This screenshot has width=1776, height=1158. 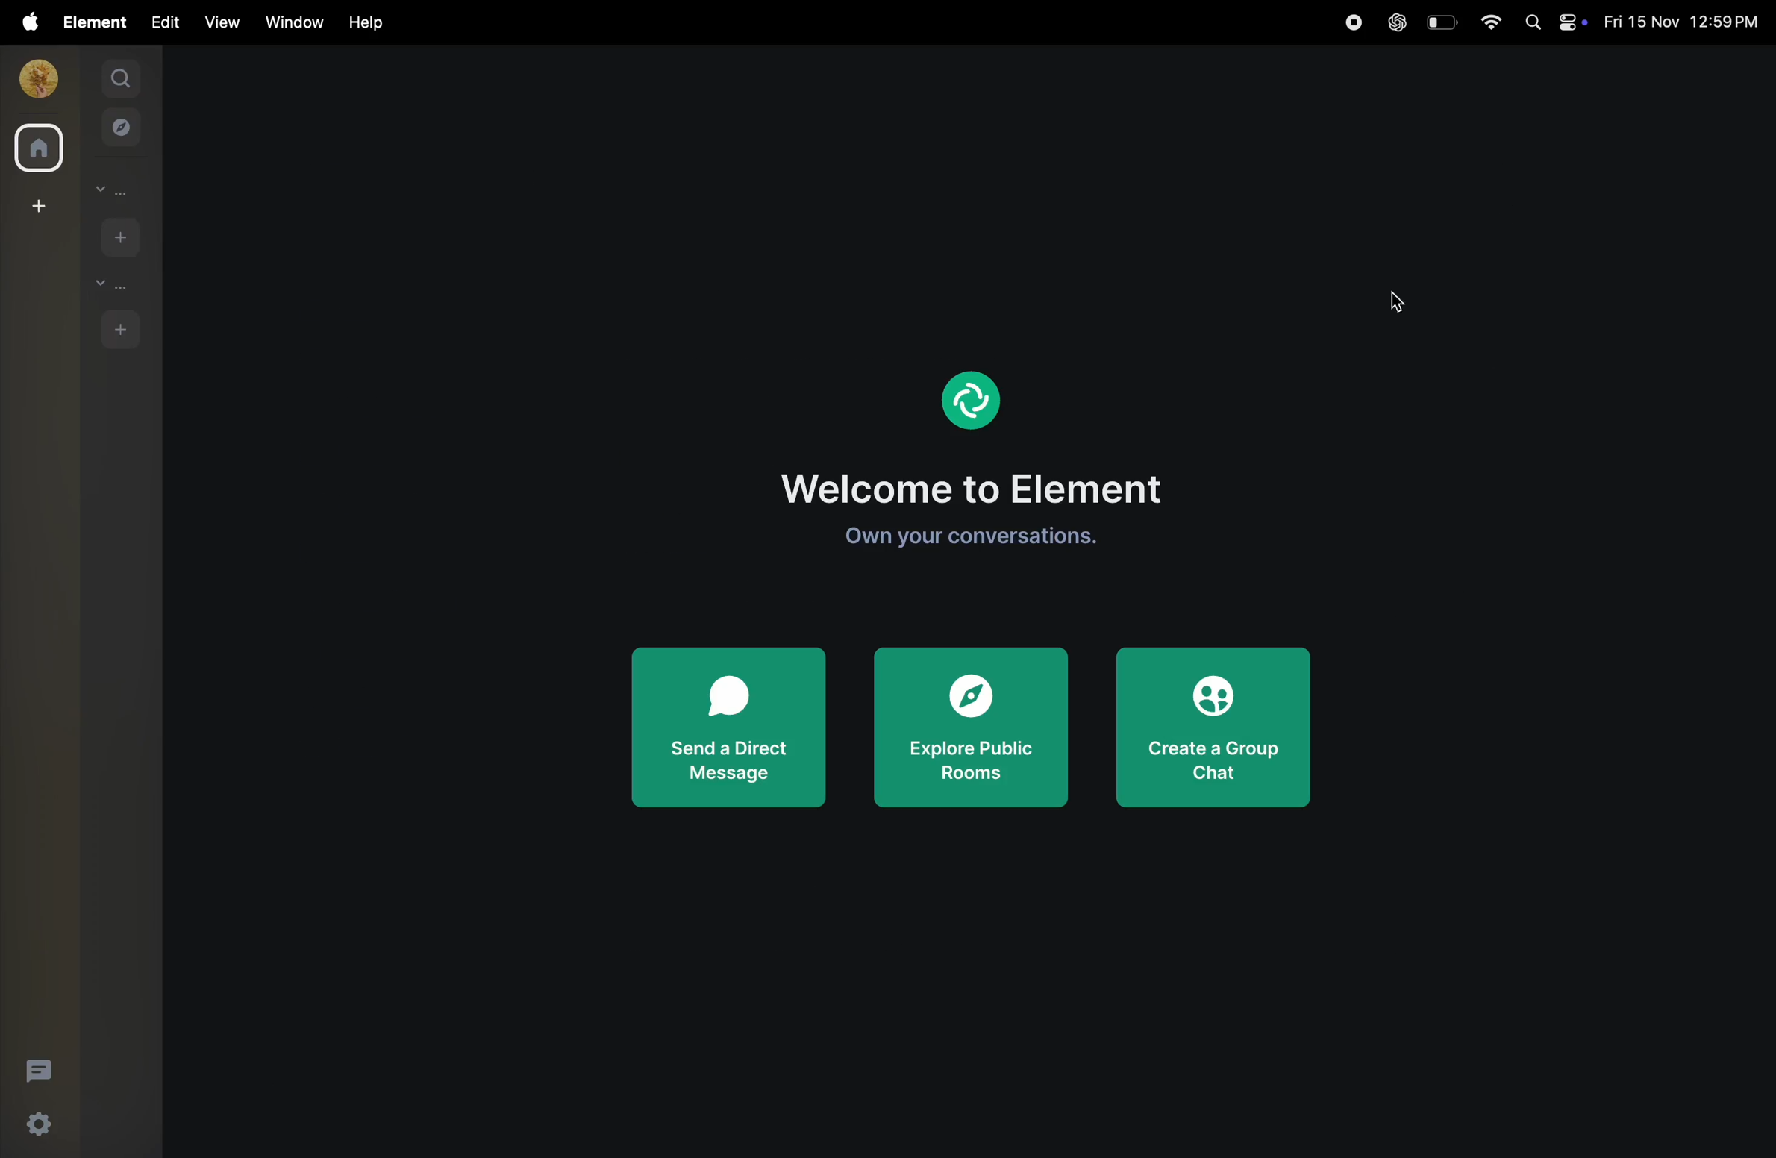 What do you see at coordinates (975, 401) in the screenshot?
I see `Profile` at bounding box center [975, 401].